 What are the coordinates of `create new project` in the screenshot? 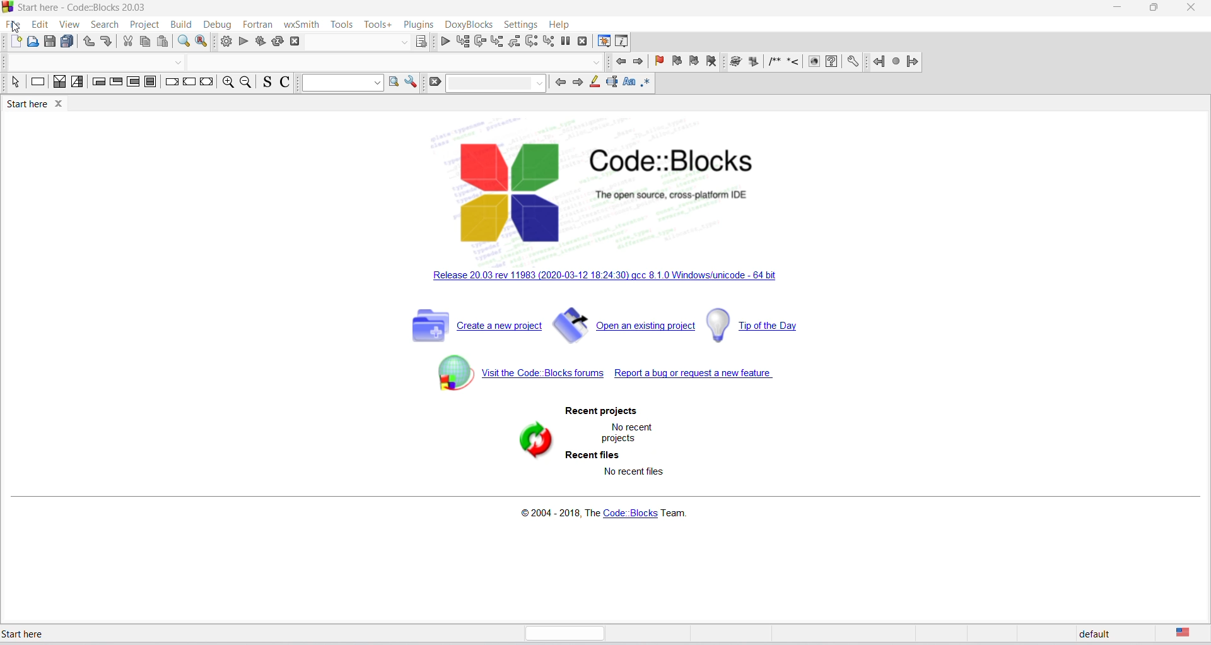 It's located at (471, 326).